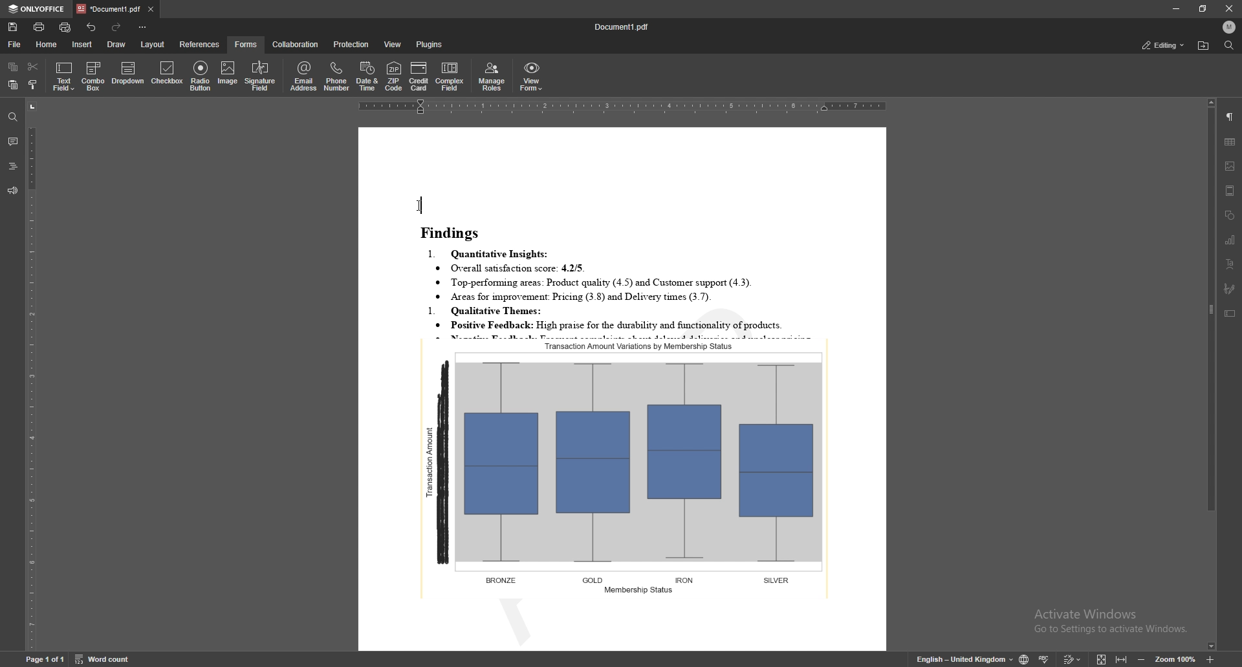 The image size is (1242, 667). I want to click on paragraph, so click(1230, 116).